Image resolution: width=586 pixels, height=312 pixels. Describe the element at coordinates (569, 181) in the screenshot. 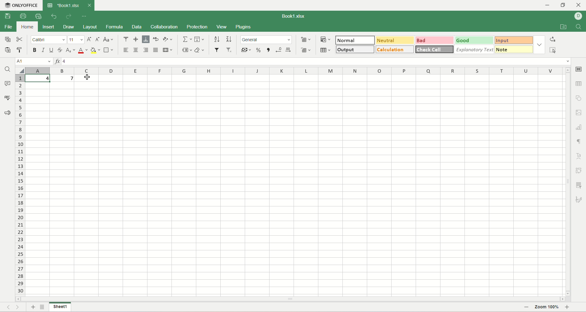

I see `vertical scroll settings` at that location.